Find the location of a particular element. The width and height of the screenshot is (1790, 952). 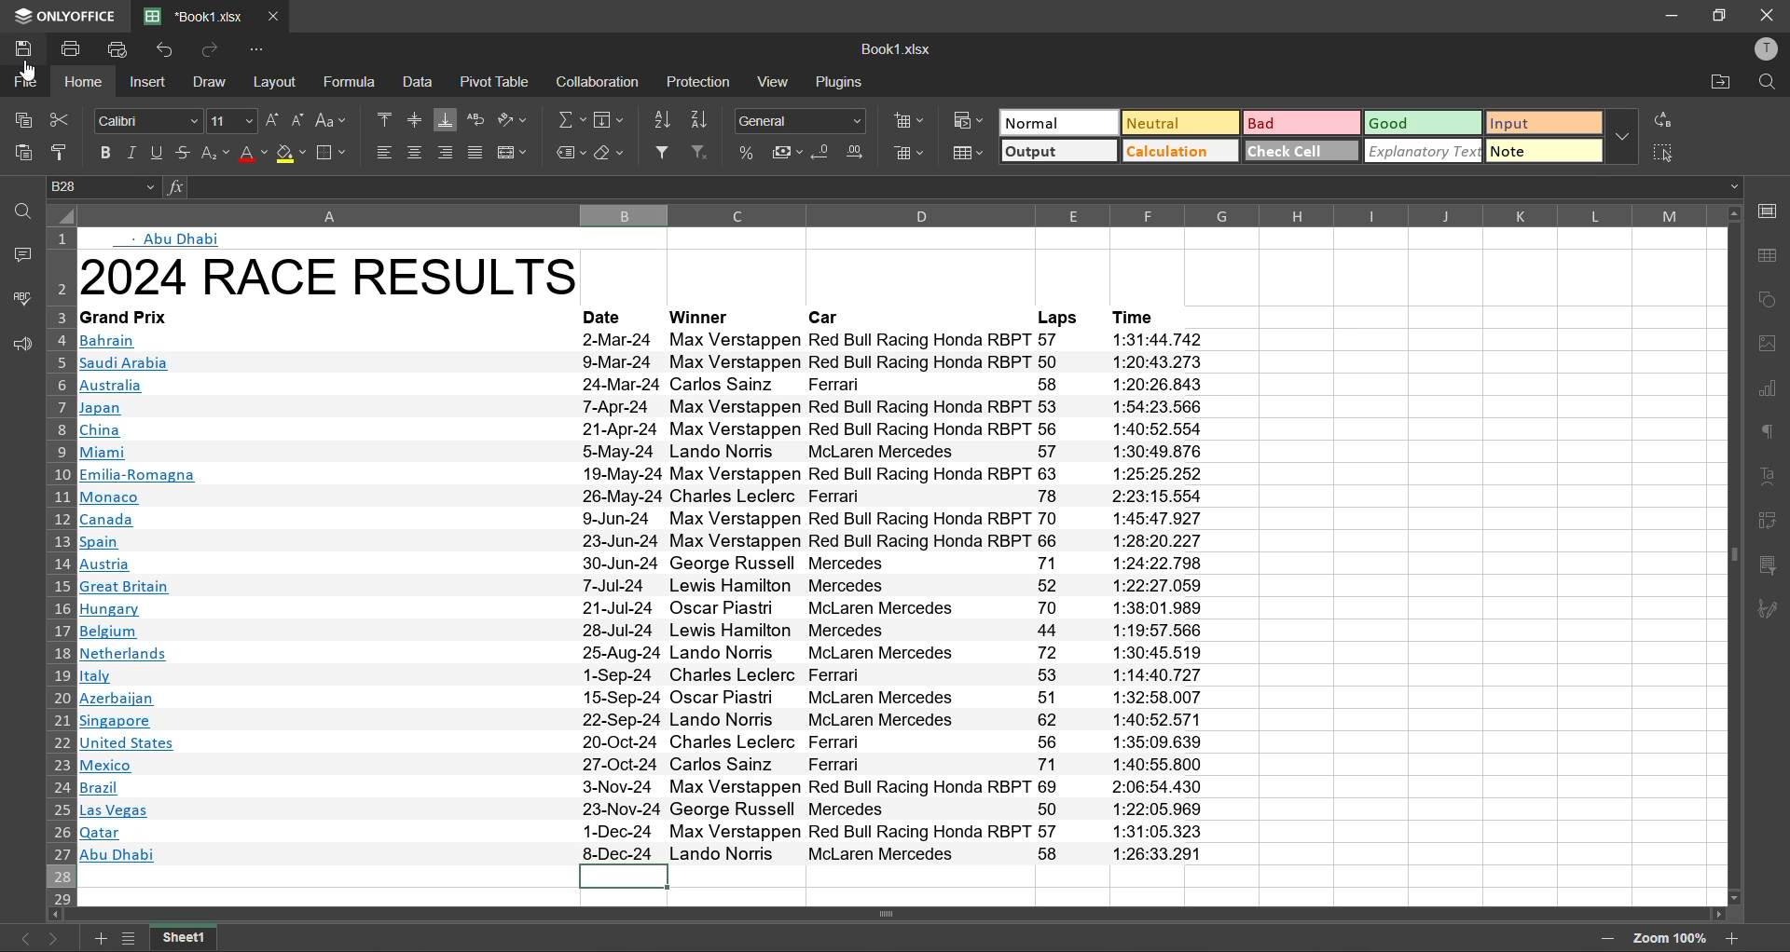

format as table is located at coordinates (970, 156).